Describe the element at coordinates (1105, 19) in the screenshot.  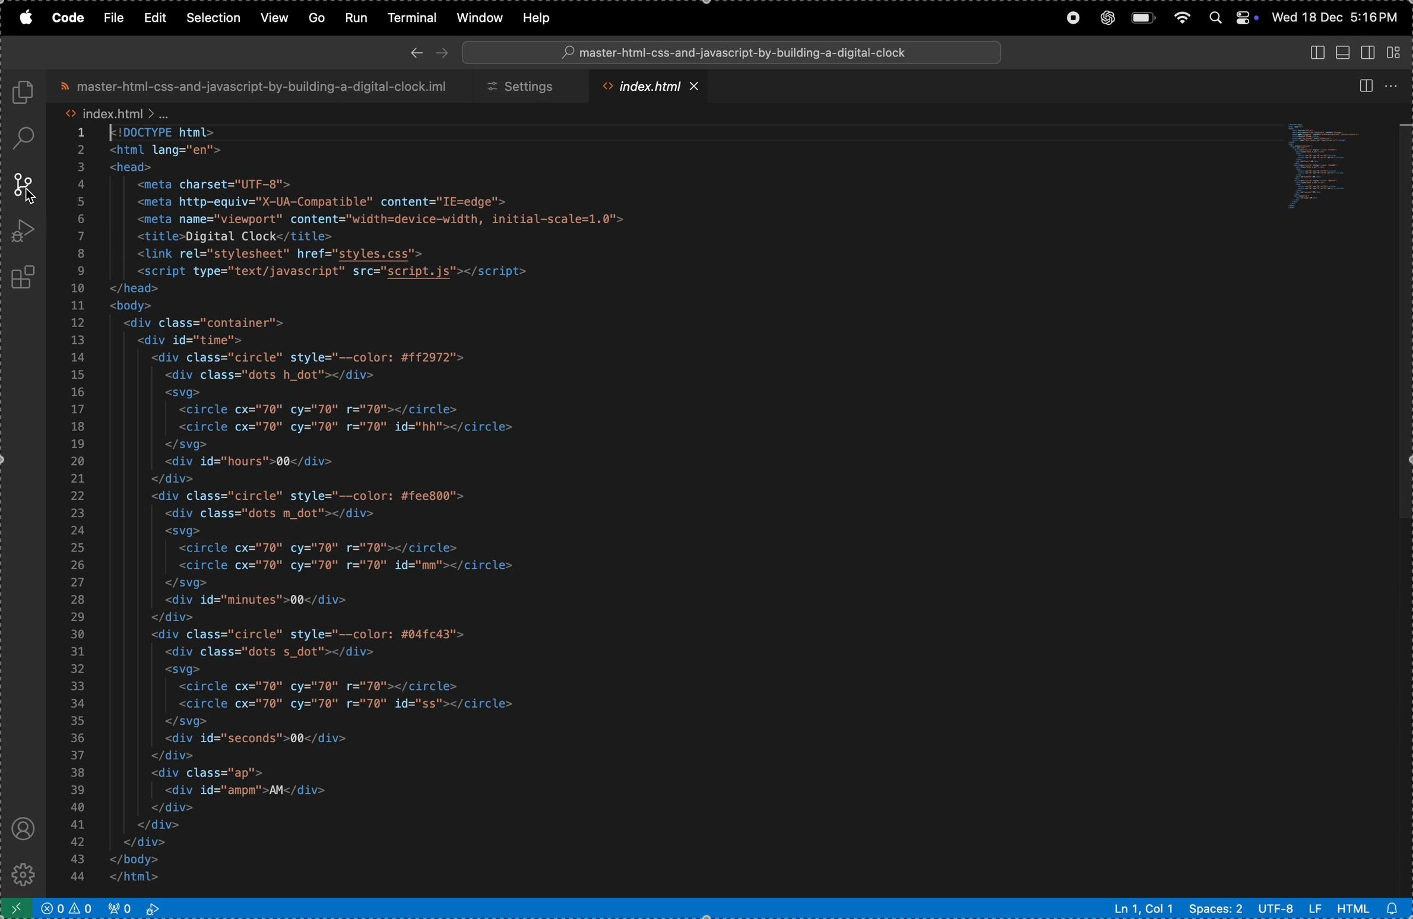
I see `chatgpt` at that location.